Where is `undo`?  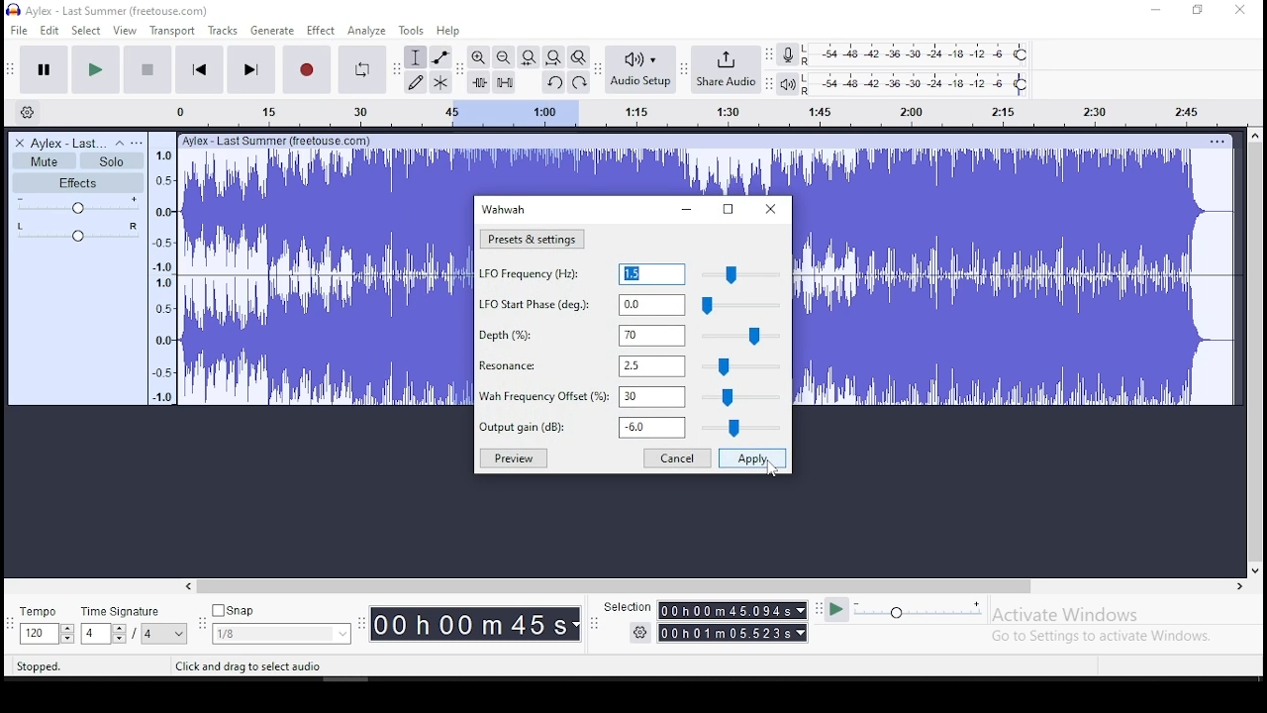 undo is located at coordinates (552, 82).